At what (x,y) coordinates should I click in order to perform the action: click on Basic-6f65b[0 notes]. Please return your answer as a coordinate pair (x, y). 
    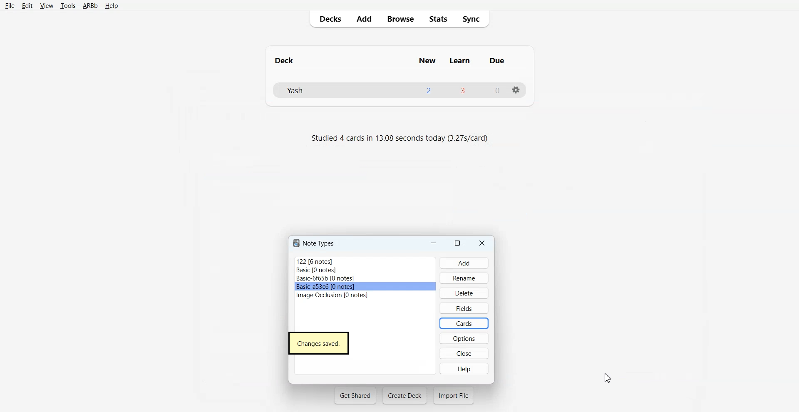
    Looking at the image, I should click on (365, 278).